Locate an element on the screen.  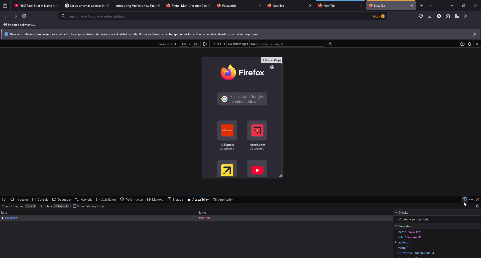
back is located at coordinates (7, 16).